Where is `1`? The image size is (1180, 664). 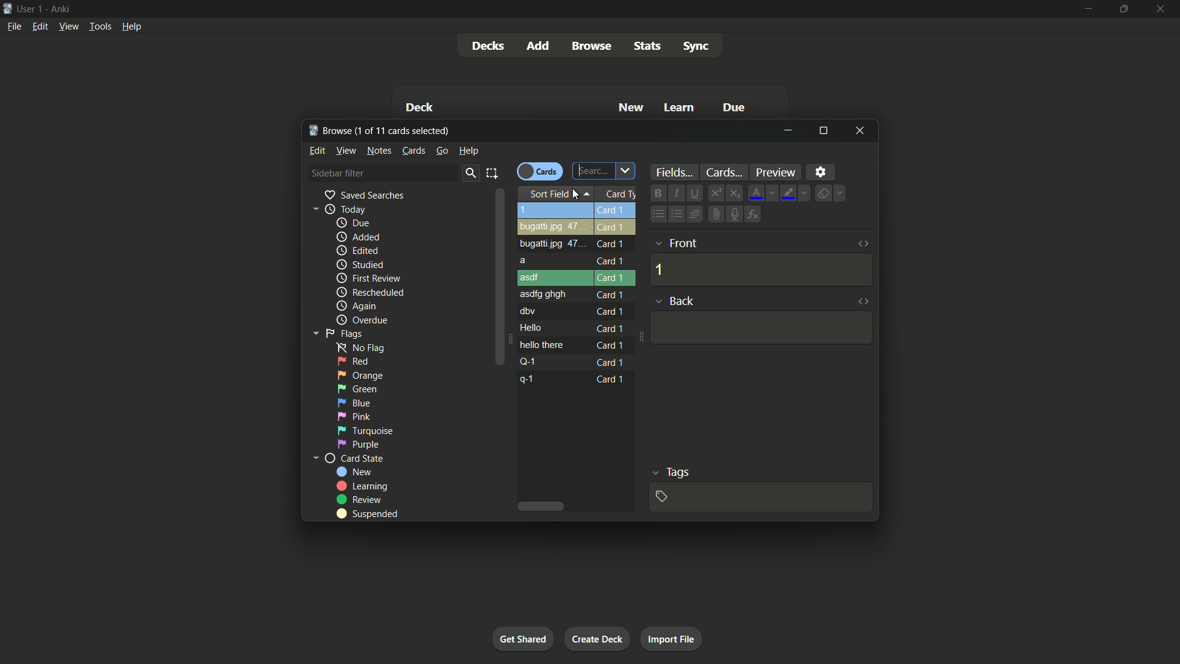 1 is located at coordinates (524, 210).